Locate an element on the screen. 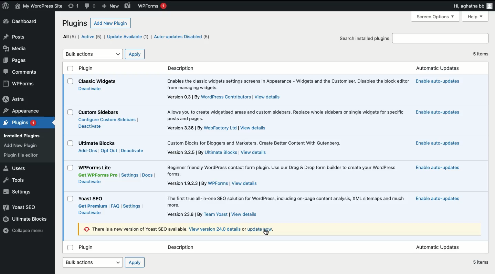  Comments is located at coordinates (90, 6).